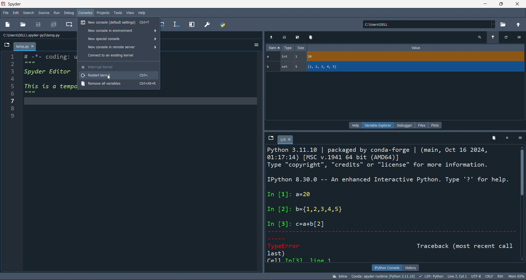  I want to click on browse tabs, so click(6, 45).